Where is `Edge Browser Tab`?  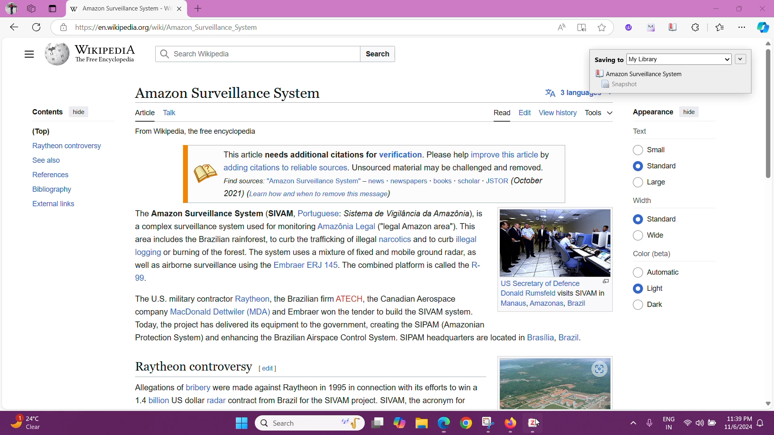
Edge Browser Tab is located at coordinates (121, 9).